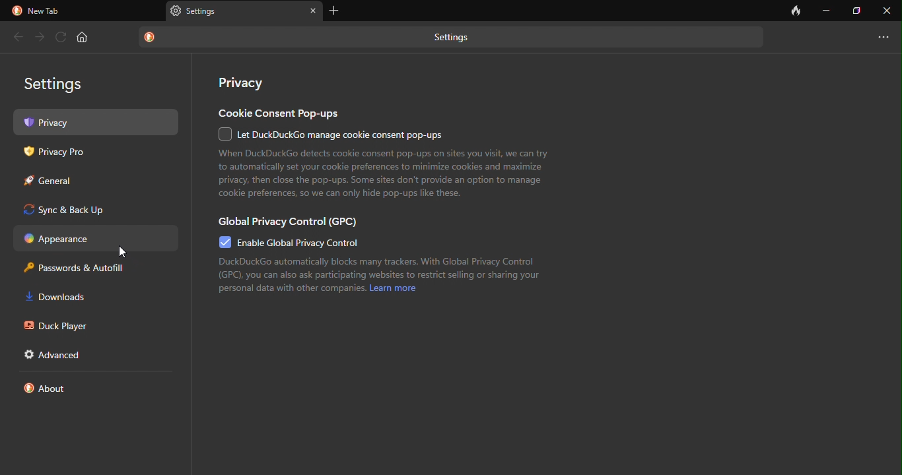 The width and height of the screenshot is (902, 475). What do you see at coordinates (56, 183) in the screenshot?
I see `general` at bounding box center [56, 183].